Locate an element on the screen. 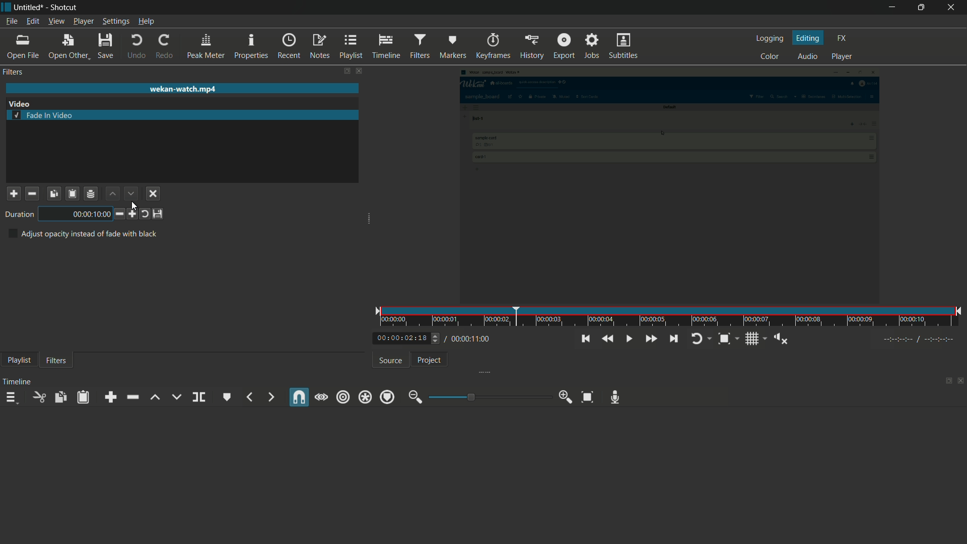  increment is located at coordinates (132, 214).